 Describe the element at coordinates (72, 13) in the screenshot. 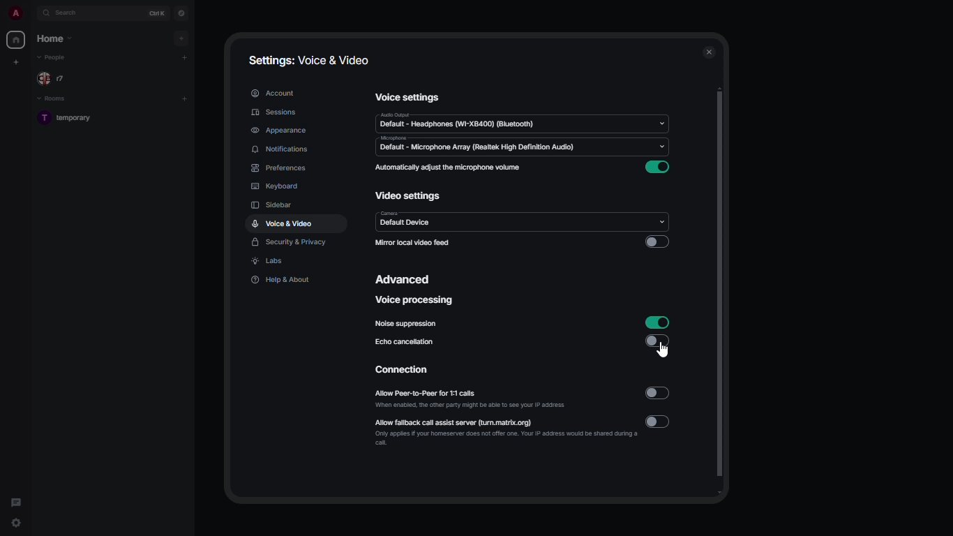

I see `search` at that location.